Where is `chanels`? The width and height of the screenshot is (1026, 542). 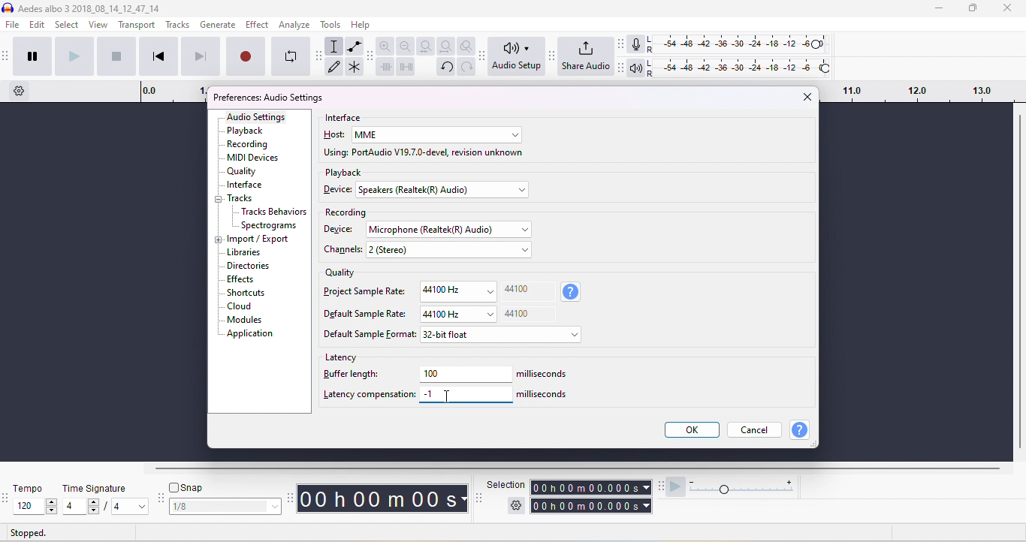
chanels is located at coordinates (345, 250).